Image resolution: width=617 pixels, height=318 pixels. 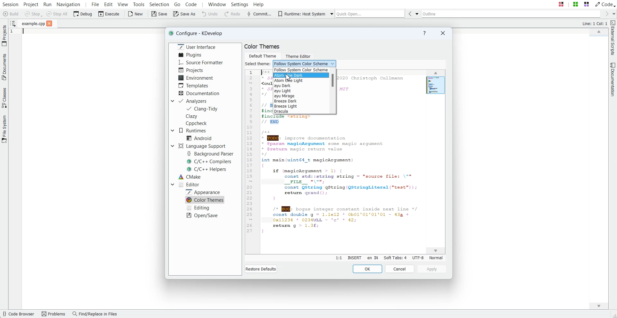 I want to click on Save As, so click(x=184, y=14).